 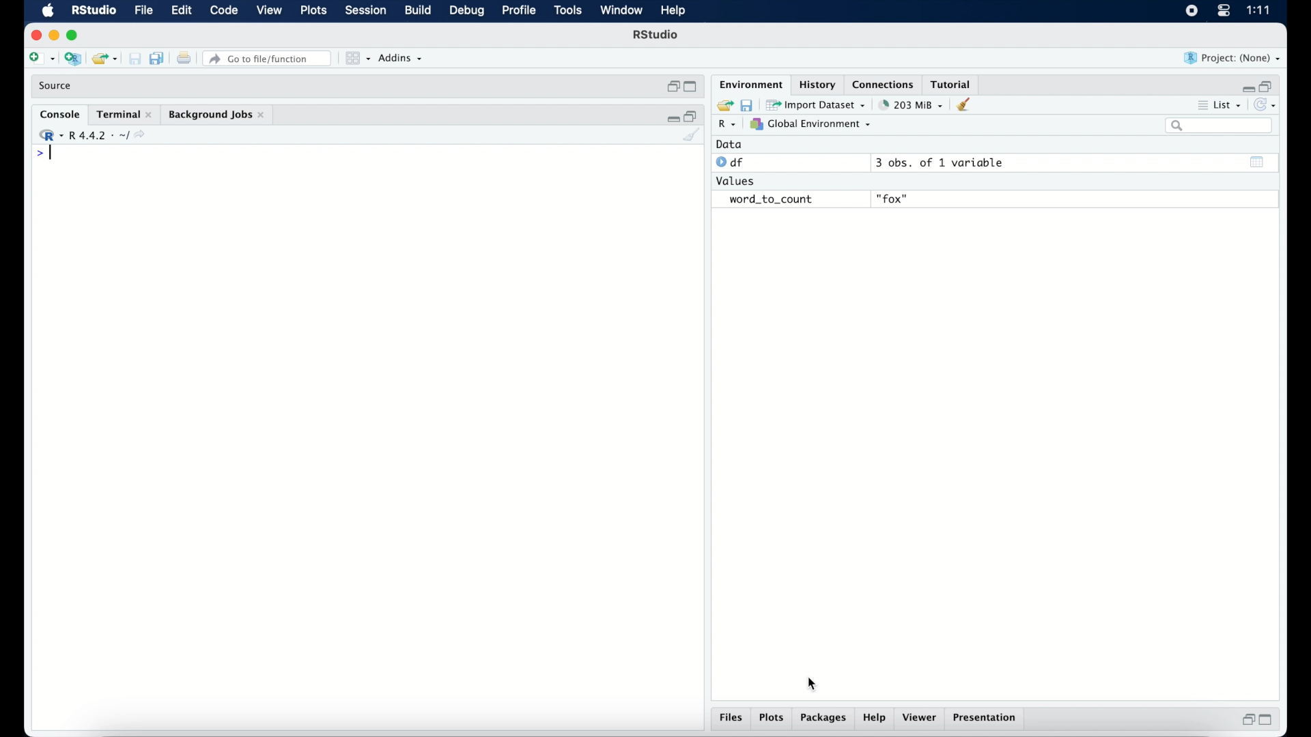 I want to click on search bar, so click(x=1221, y=126).